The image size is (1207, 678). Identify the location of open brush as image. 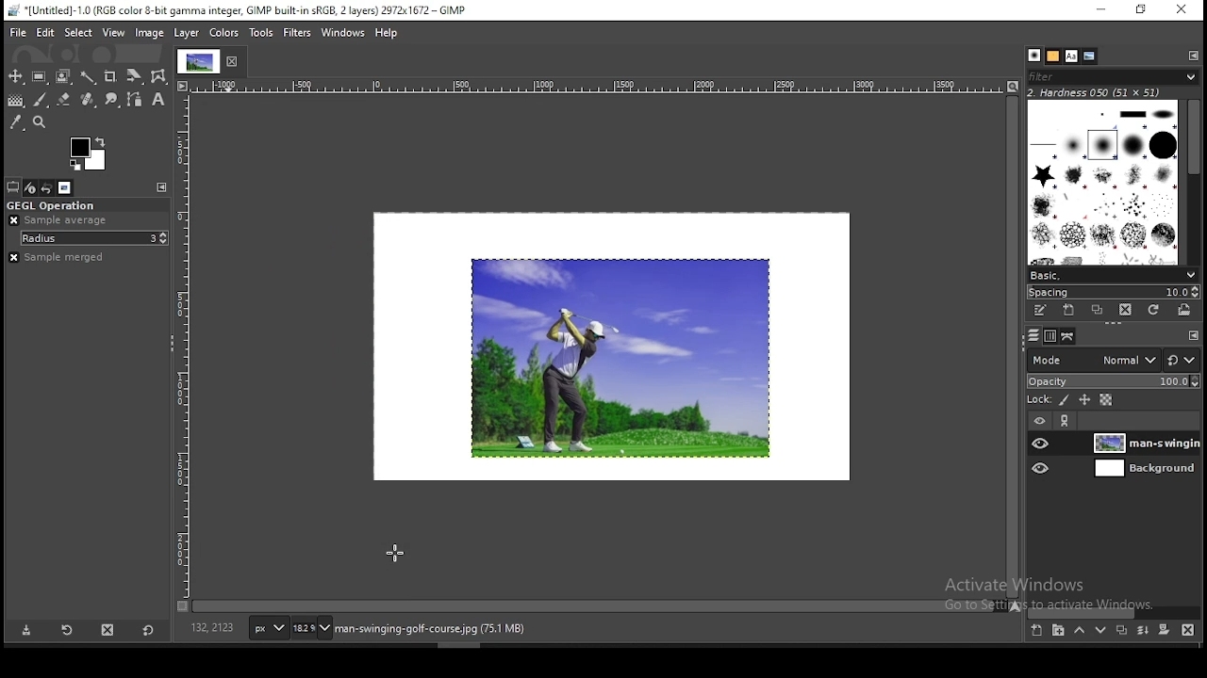
(1184, 310).